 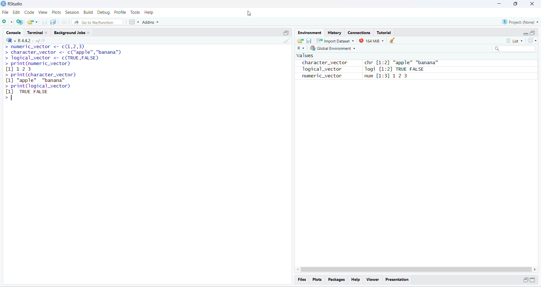 What do you see at coordinates (73, 32) in the screenshot?
I see `Background Jobs` at bounding box center [73, 32].